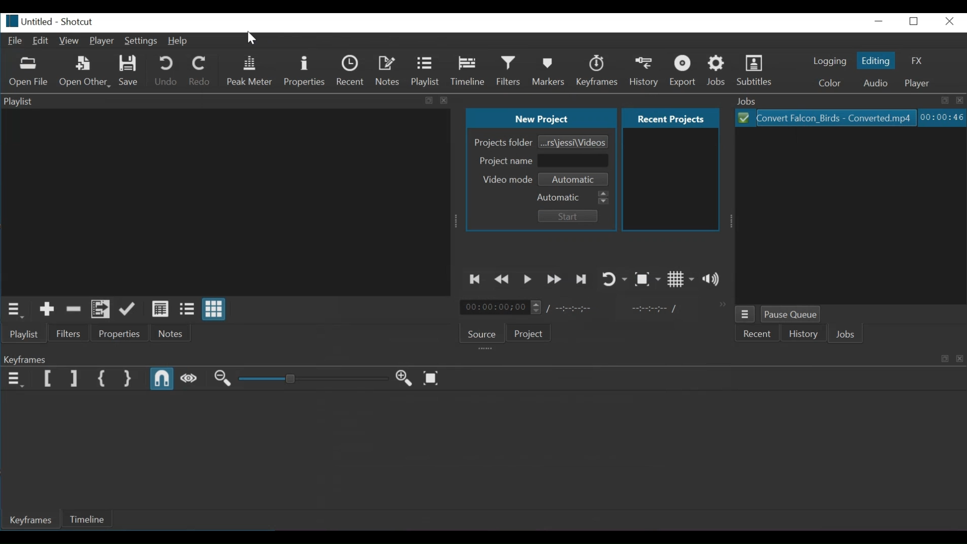  What do you see at coordinates (223, 380) in the screenshot?
I see `Zoom Keyframe out` at bounding box center [223, 380].